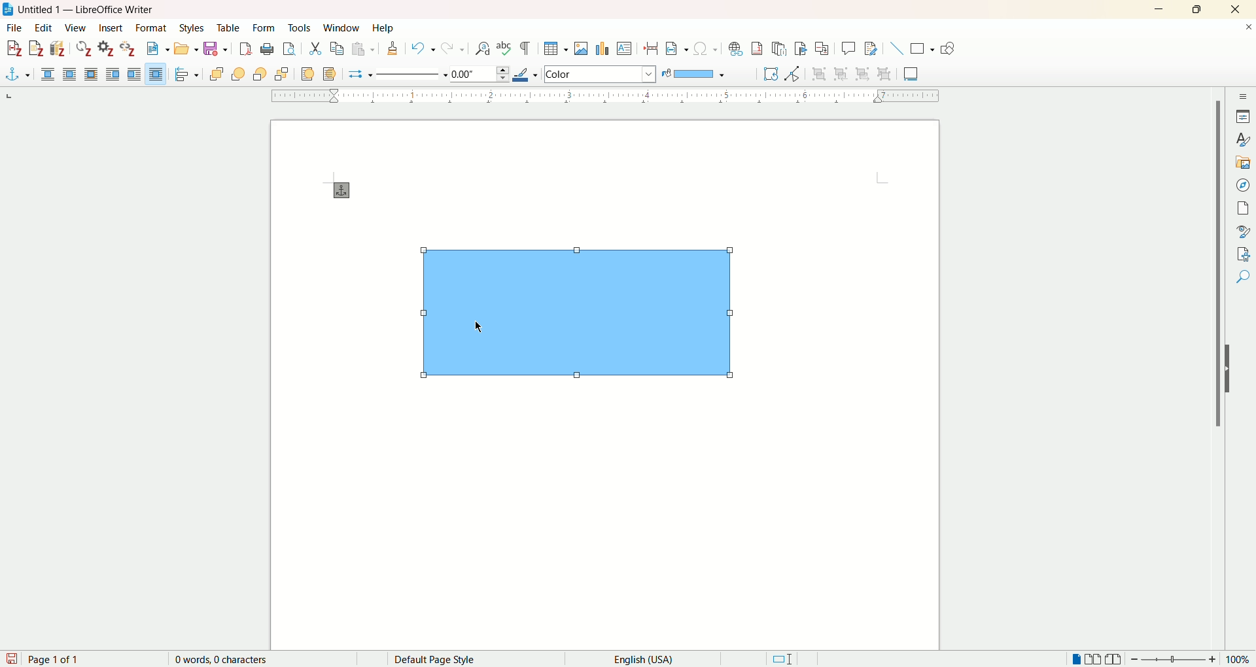  Describe the element at coordinates (678, 49) in the screenshot. I see `insert field` at that location.